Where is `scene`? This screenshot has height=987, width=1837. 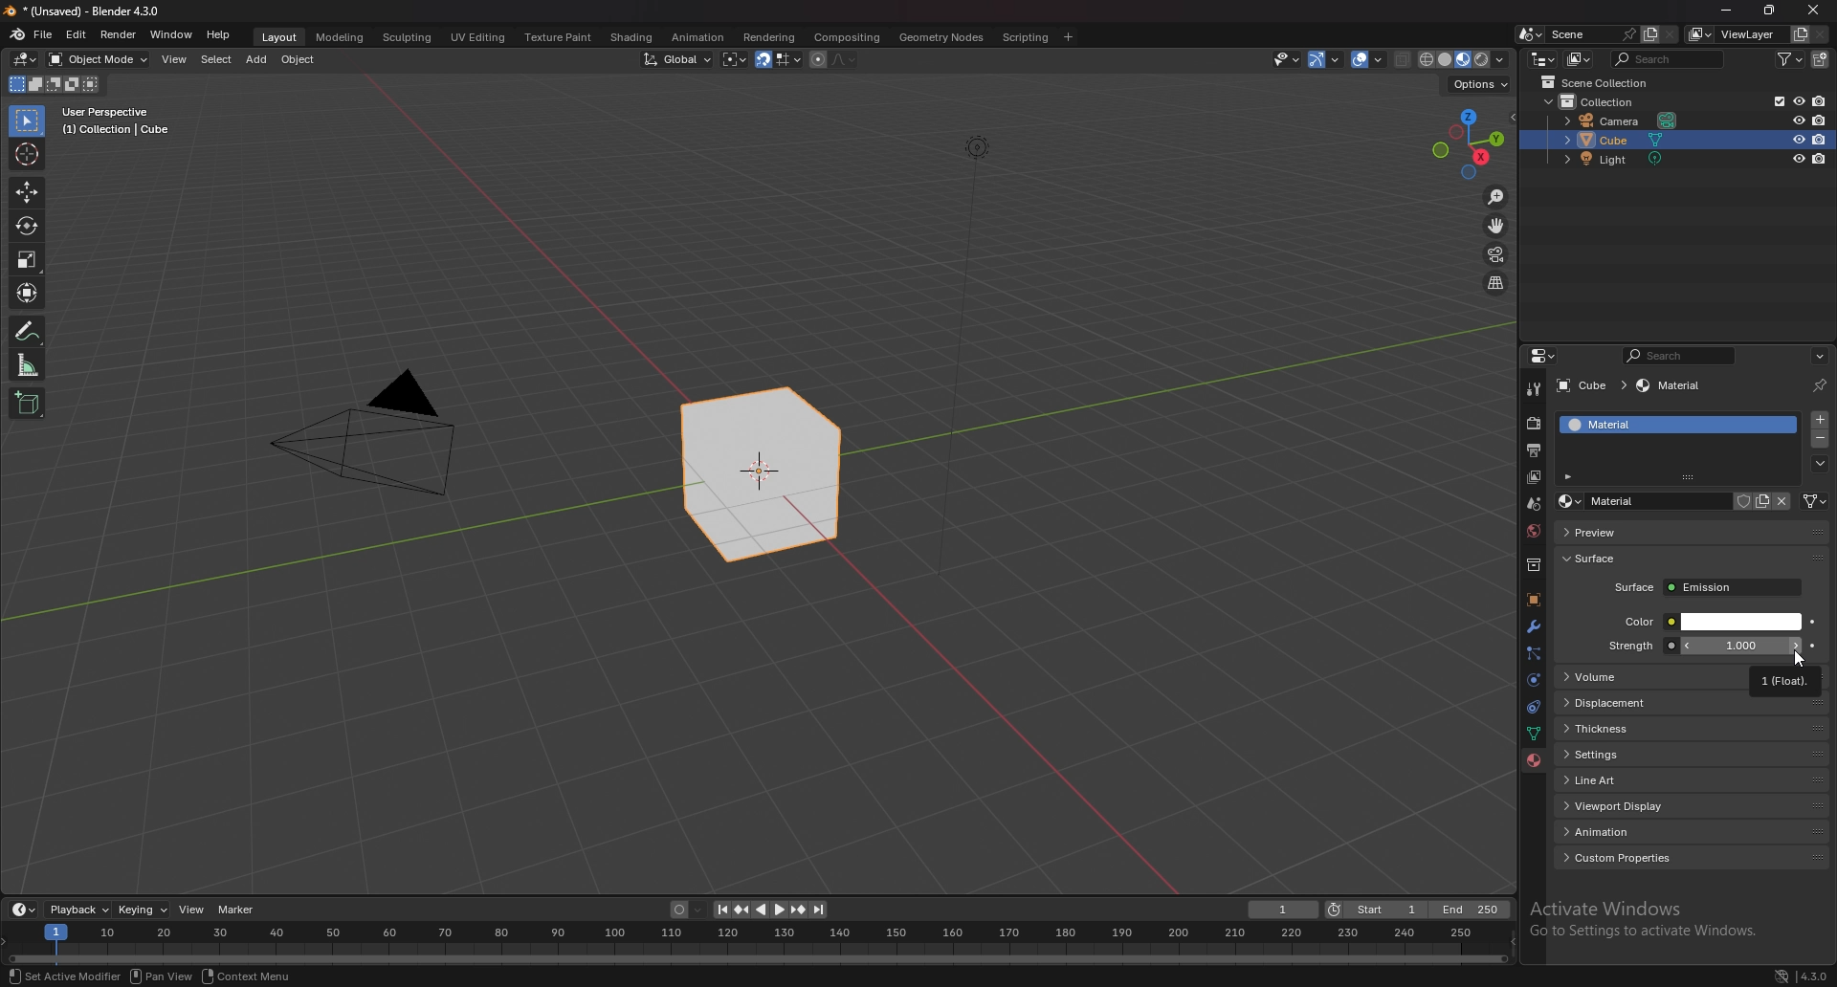 scene is located at coordinates (1532, 505).